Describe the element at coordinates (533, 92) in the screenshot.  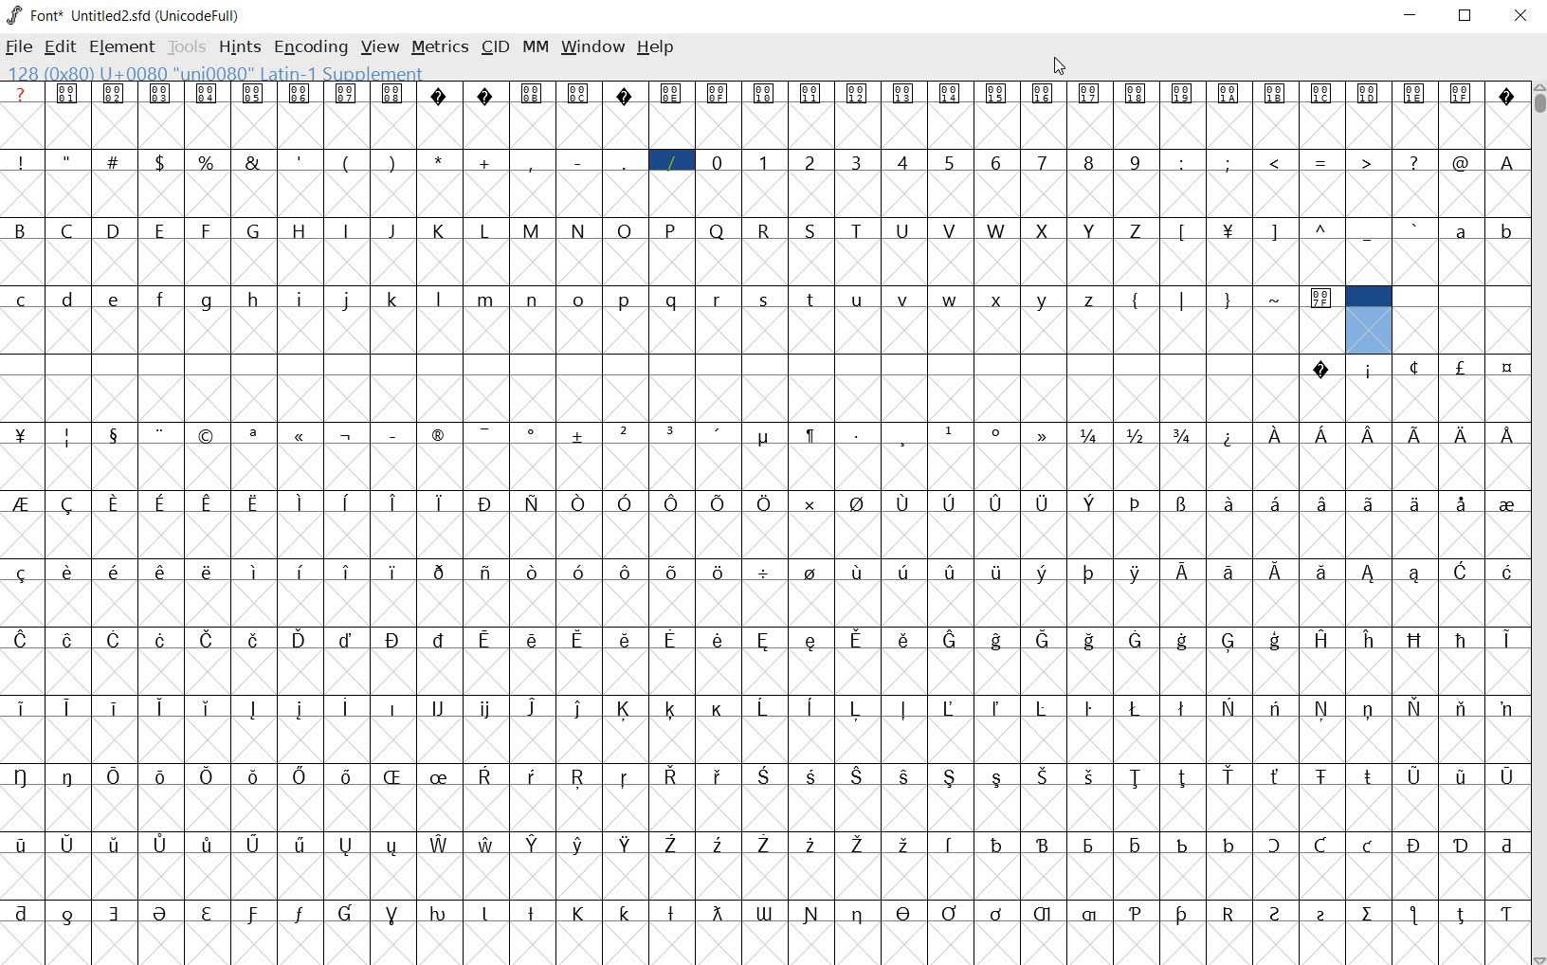
I see `Symbol` at that location.